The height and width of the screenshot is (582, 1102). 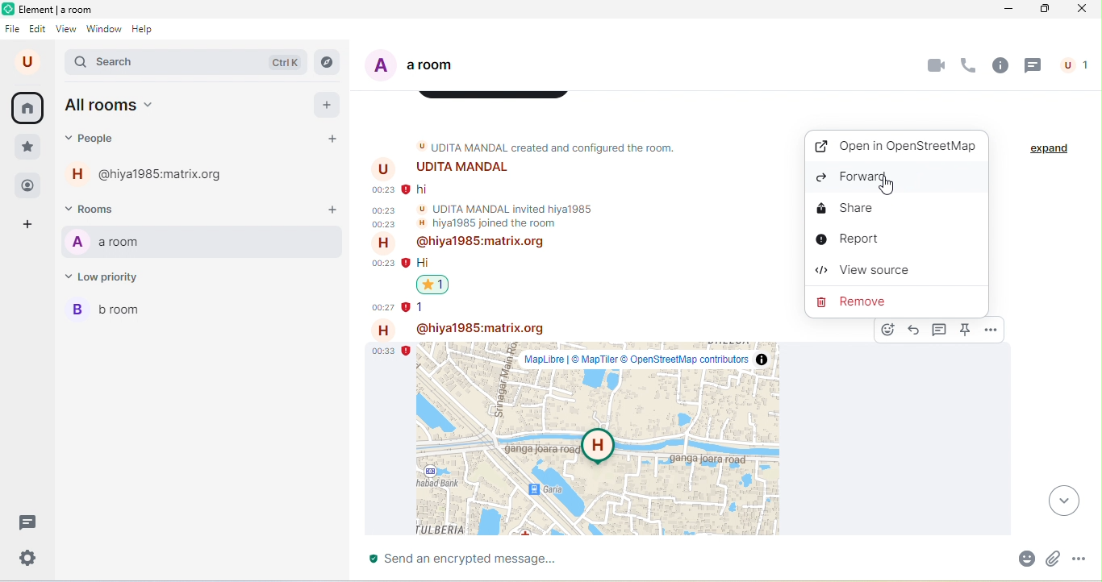 I want to click on b room, so click(x=202, y=310).